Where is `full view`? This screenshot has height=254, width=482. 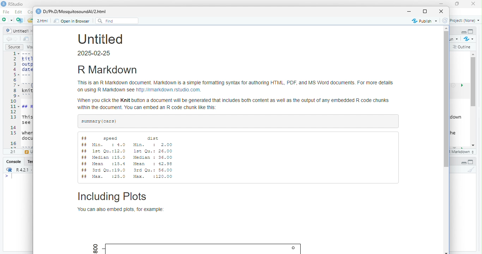
full view is located at coordinates (471, 162).